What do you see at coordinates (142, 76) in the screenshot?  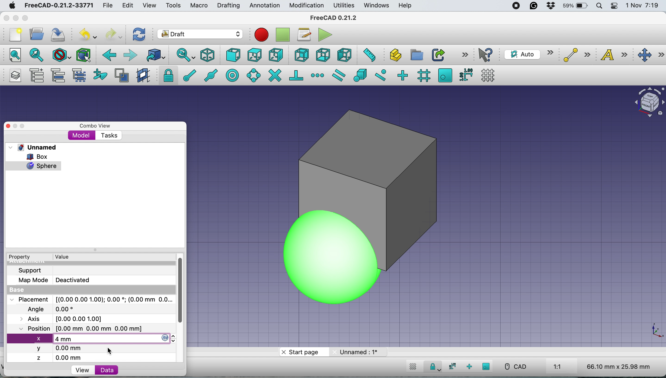 I see `change working plane proxy` at bounding box center [142, 76].